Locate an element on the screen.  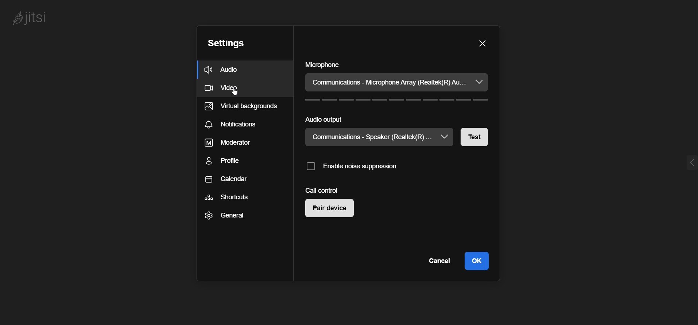
current speaker is located at coordinates (368, 137).